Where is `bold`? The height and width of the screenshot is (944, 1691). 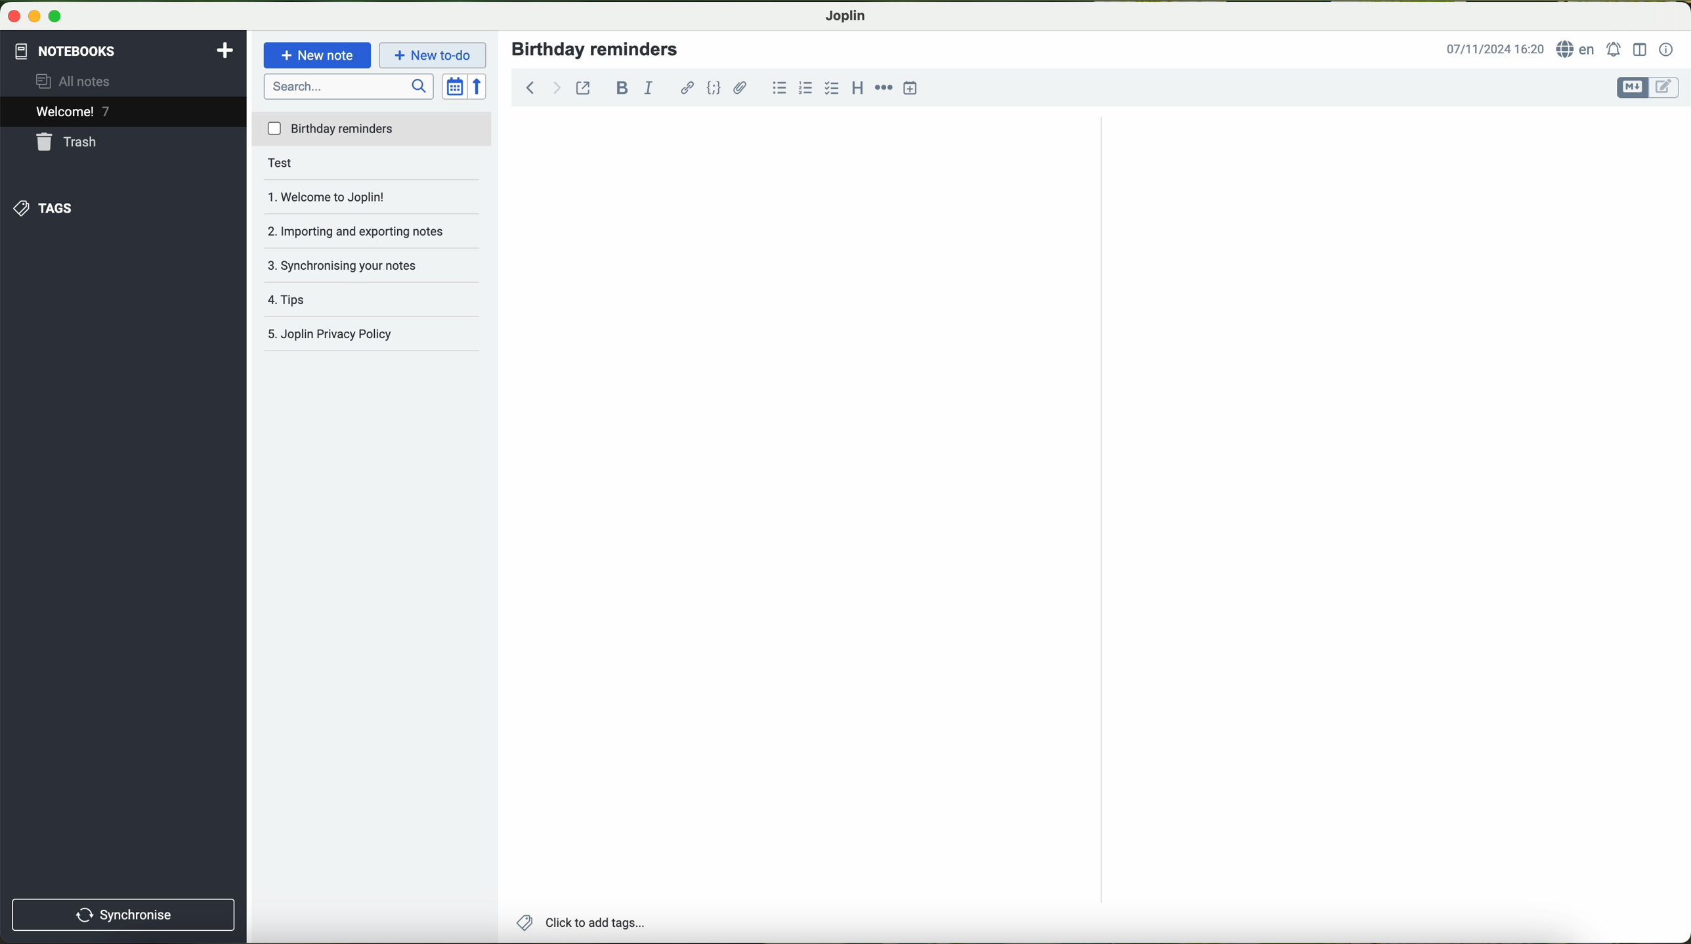 bold is located at coordinates (623, 87).